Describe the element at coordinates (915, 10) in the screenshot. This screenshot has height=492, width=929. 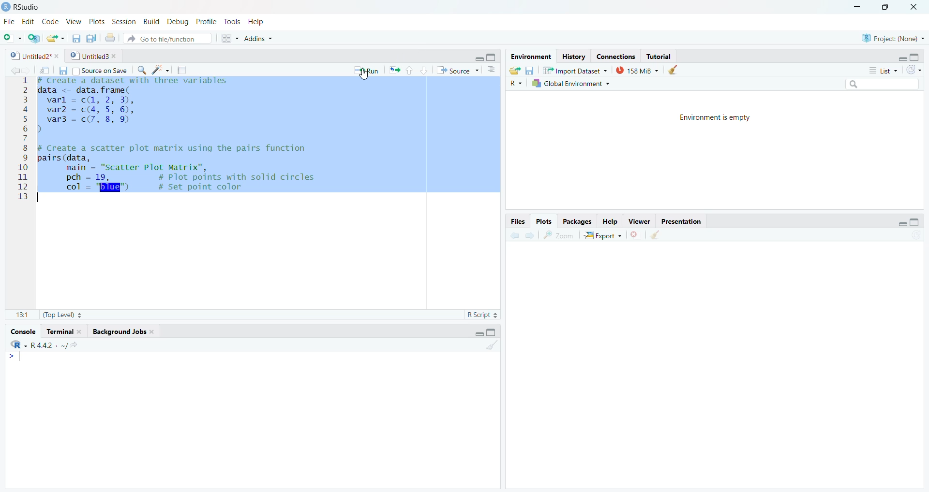
I see `Close` at that location.